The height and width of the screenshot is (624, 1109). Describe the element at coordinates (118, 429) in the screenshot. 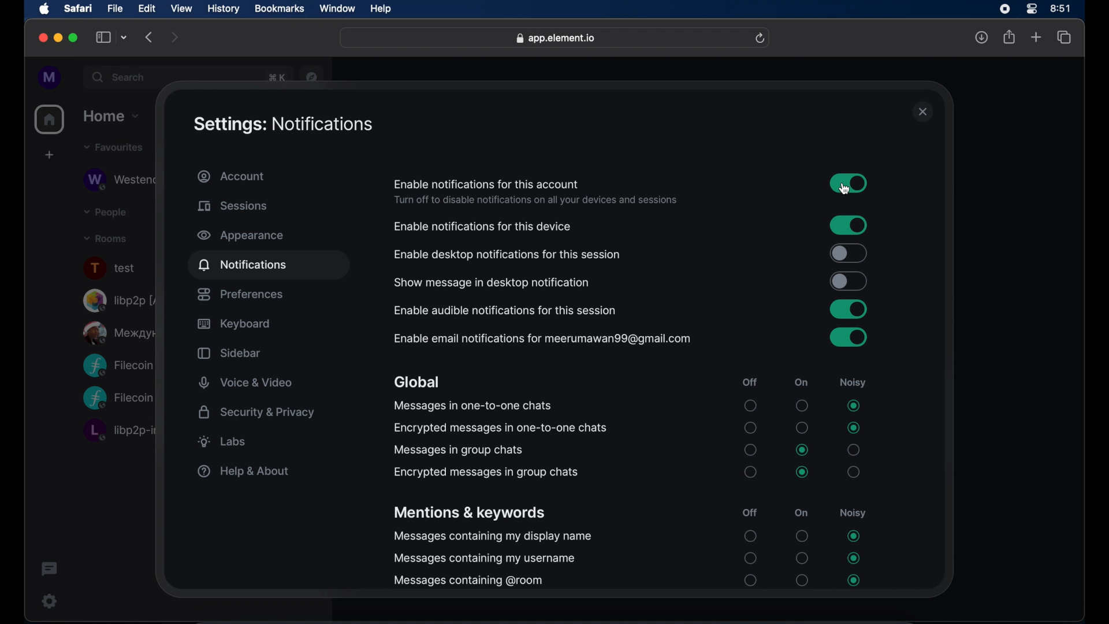

I see `libp2p room` at that location.